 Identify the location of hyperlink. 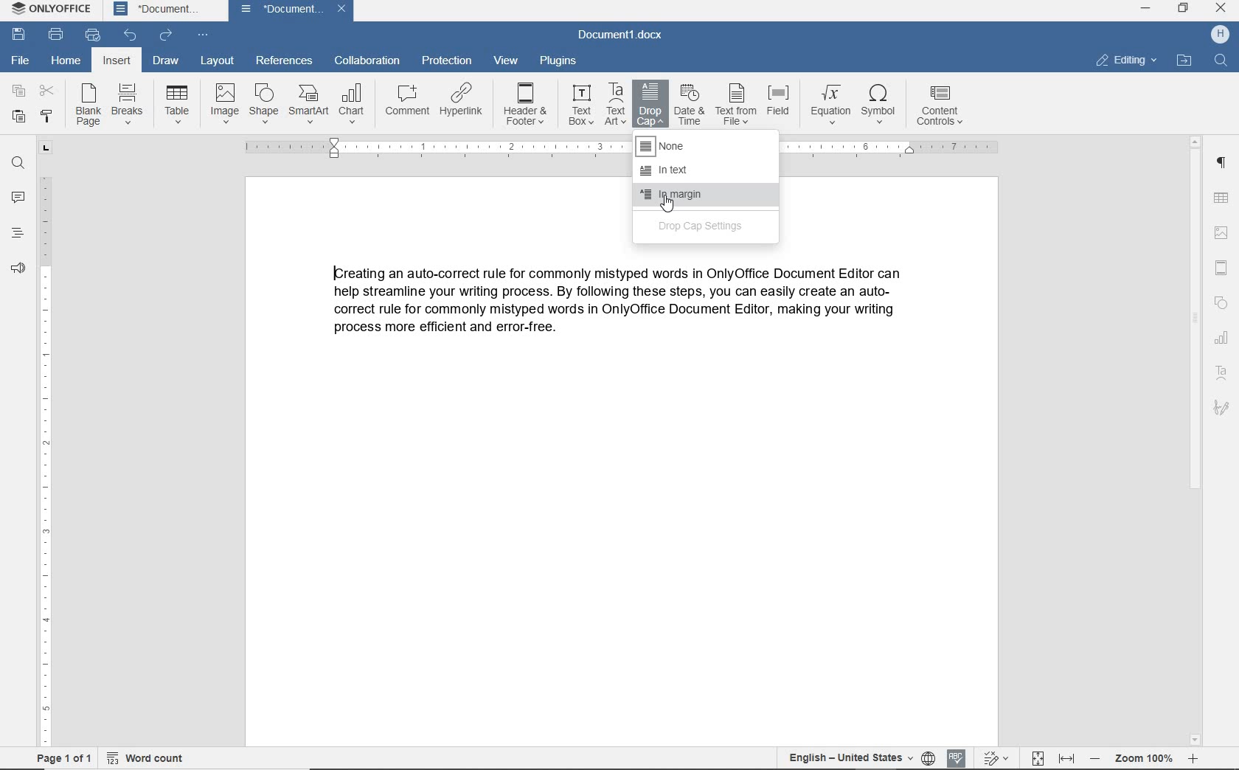
(465, 105).